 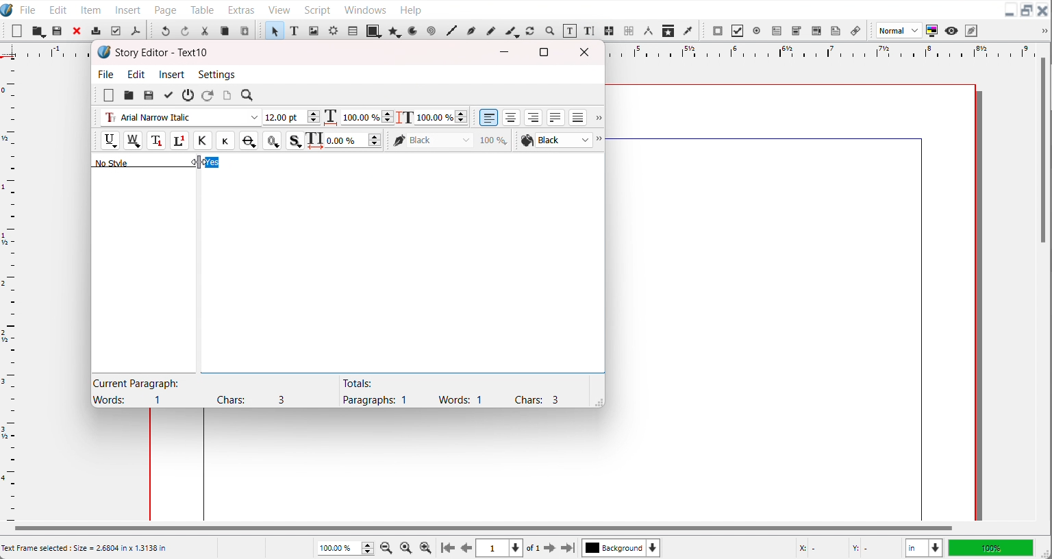 I want to click on Table, so click(x=352, y=30).